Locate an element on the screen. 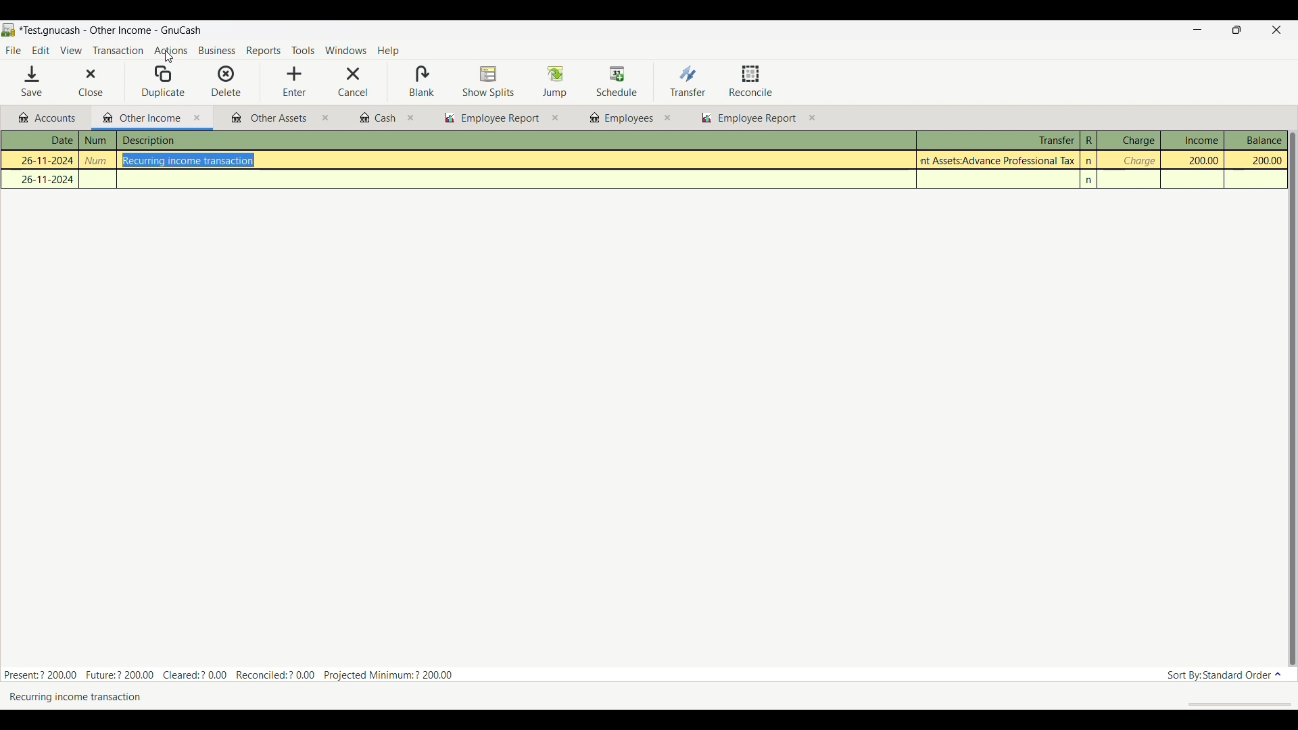 The width and height of the screenshot is (1298, 730). Recurring income transaction is located at coordinates (193, 161).